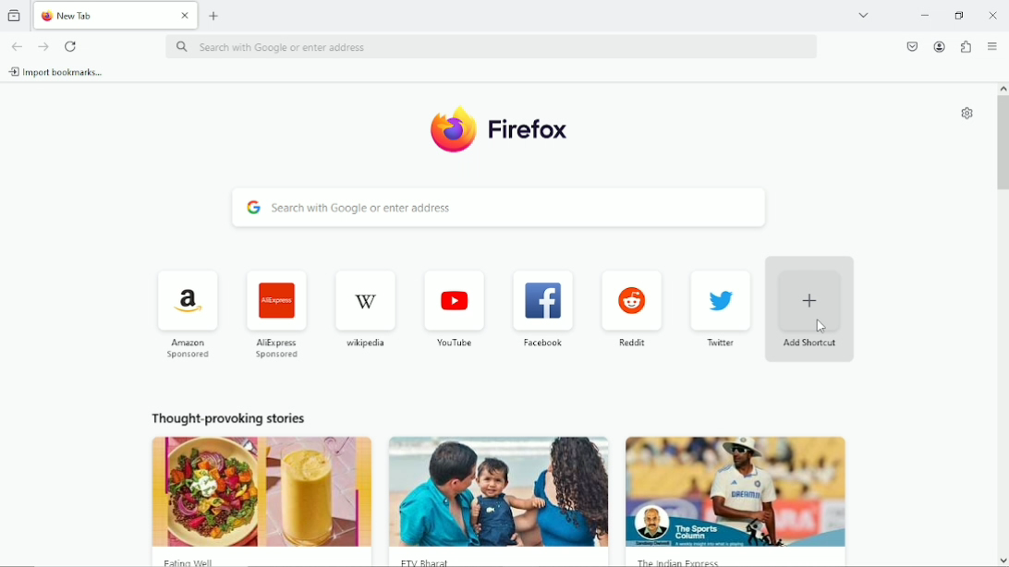 The width and height of the screenshot is (1009, 567). I want to click on Close Tab, so click(186, 16).